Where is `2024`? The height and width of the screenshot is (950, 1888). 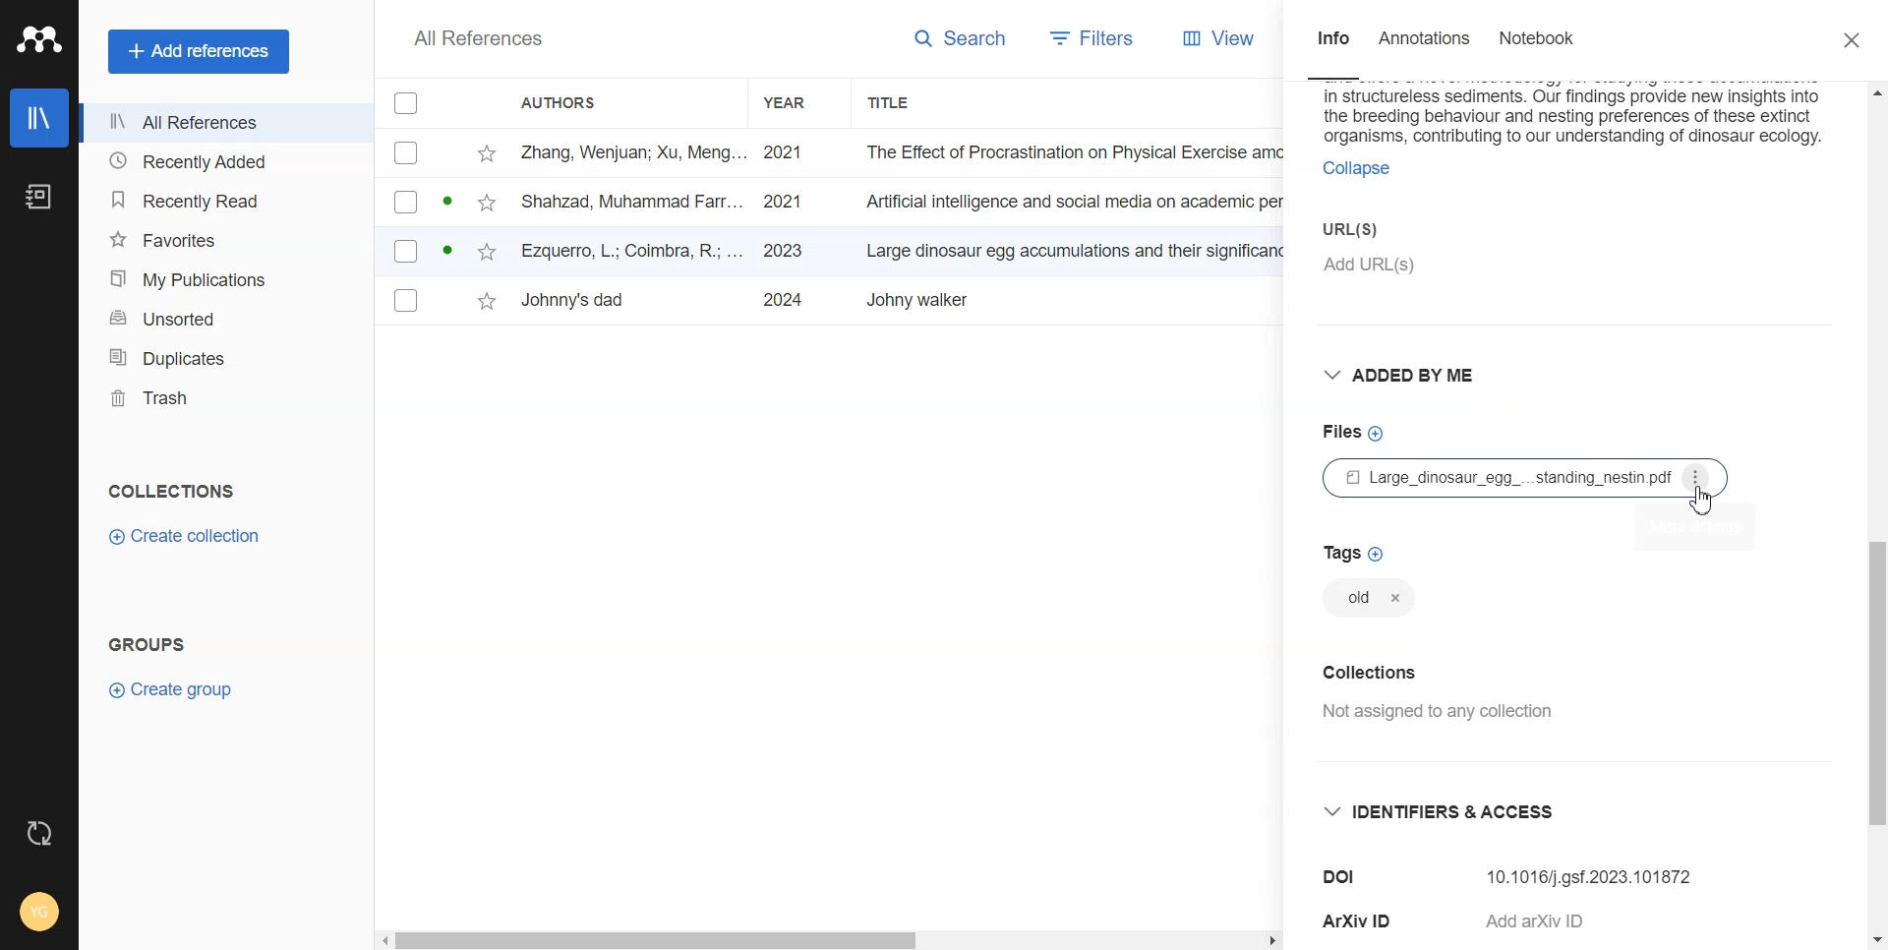
2024 is located at coordinates (781, 299).